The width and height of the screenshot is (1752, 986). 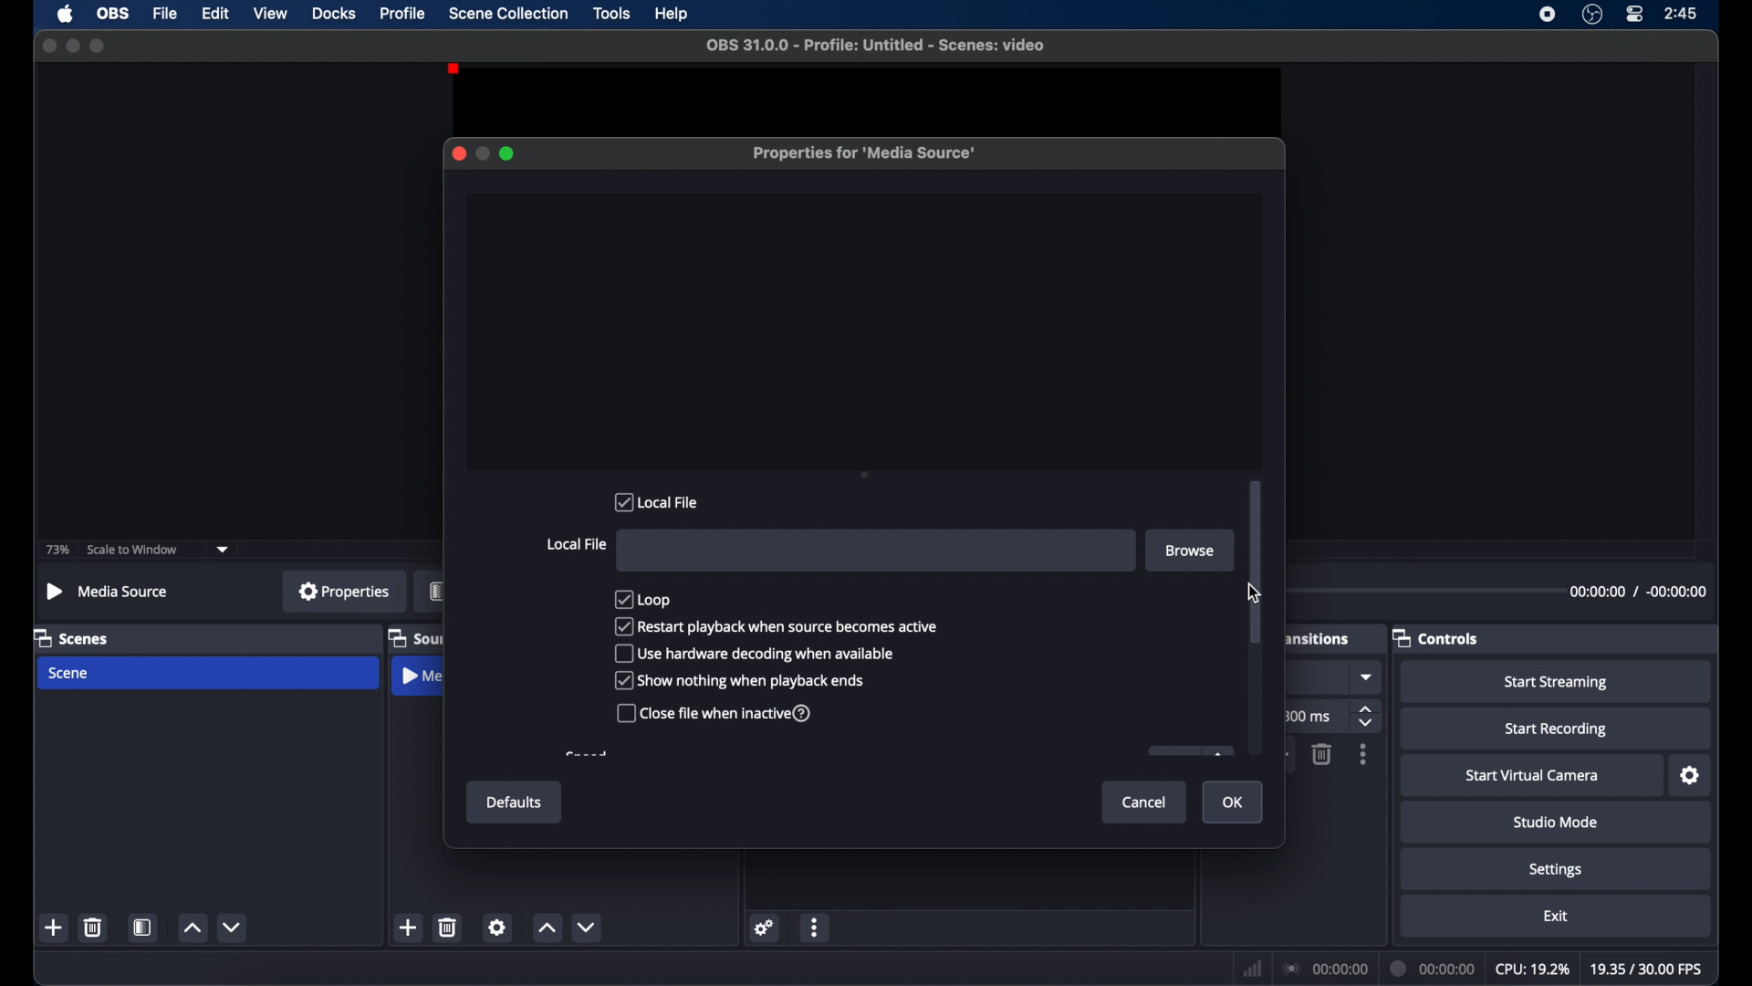 What do you see at coordinates (739, 680) in the screenshot?
I see `checkbox` at bounding box center [739, 680].